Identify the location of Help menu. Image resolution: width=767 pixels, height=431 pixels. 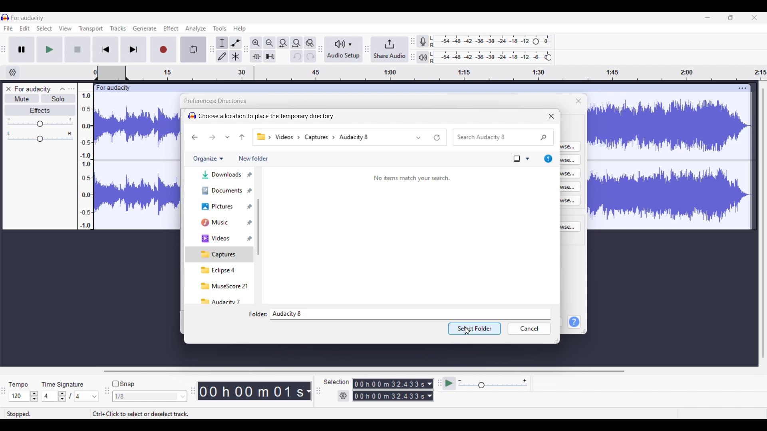
(240, 29).